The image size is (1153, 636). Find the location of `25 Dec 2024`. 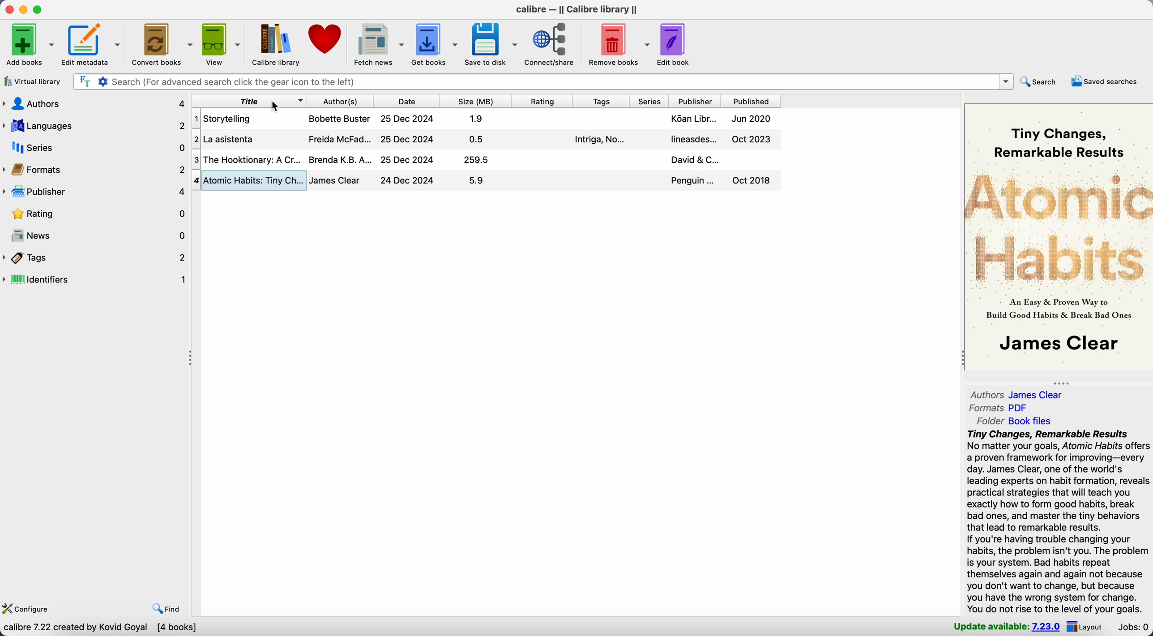

25 Dec 2024 is located at coordinates (408, 160).